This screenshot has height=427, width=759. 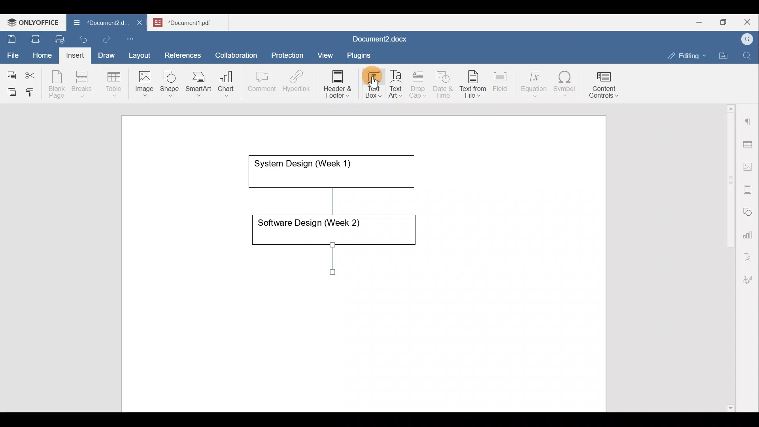 I want to click on Paragraph settings, so click(x=749, y=118).